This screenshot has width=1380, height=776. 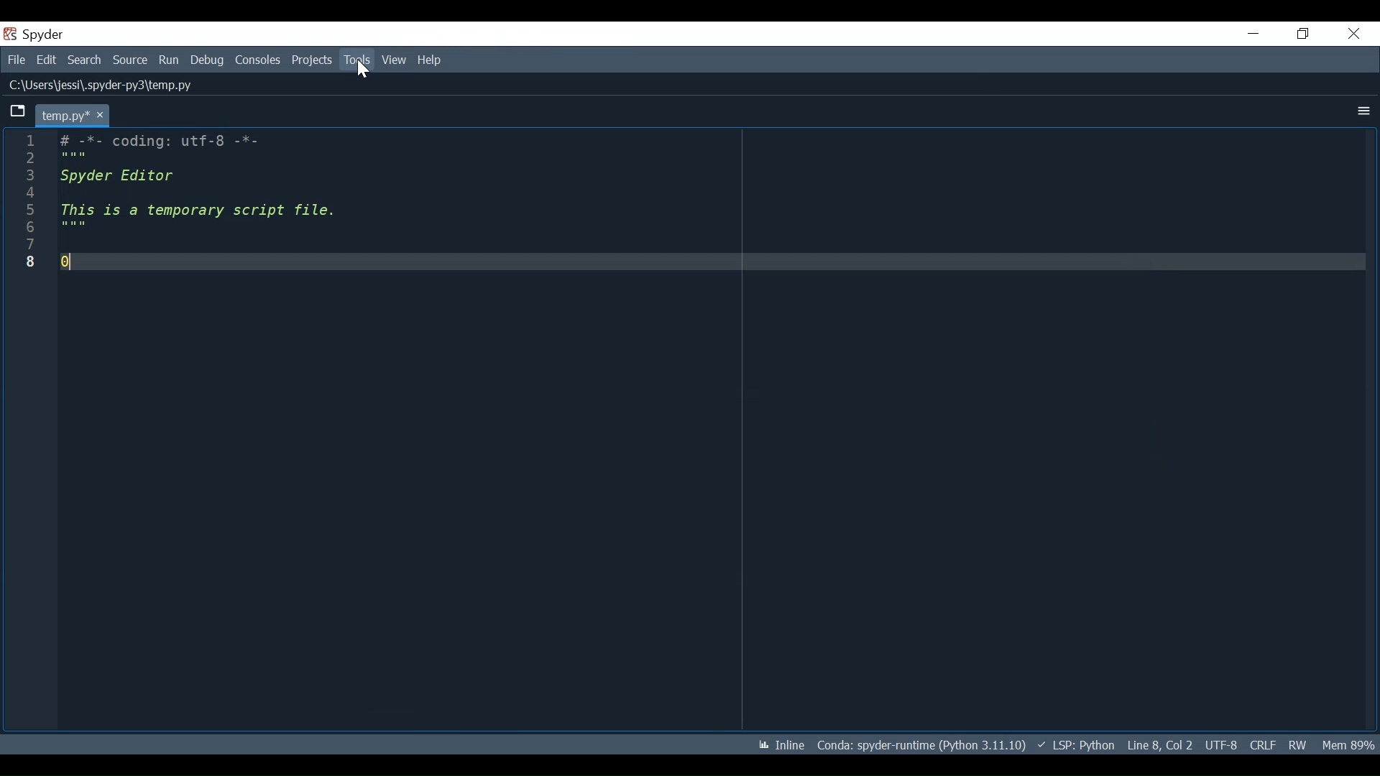 What do you see at coordinates (1159, 745) in the screenshot?
I see `Cursor Position` at bounding box center [1159, 745].